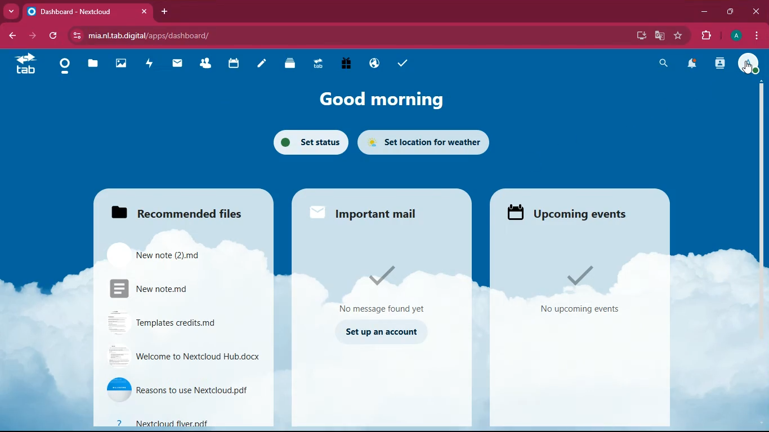 This screenshot has width=769, height=432. I want to click on tab, so click(77, 11).